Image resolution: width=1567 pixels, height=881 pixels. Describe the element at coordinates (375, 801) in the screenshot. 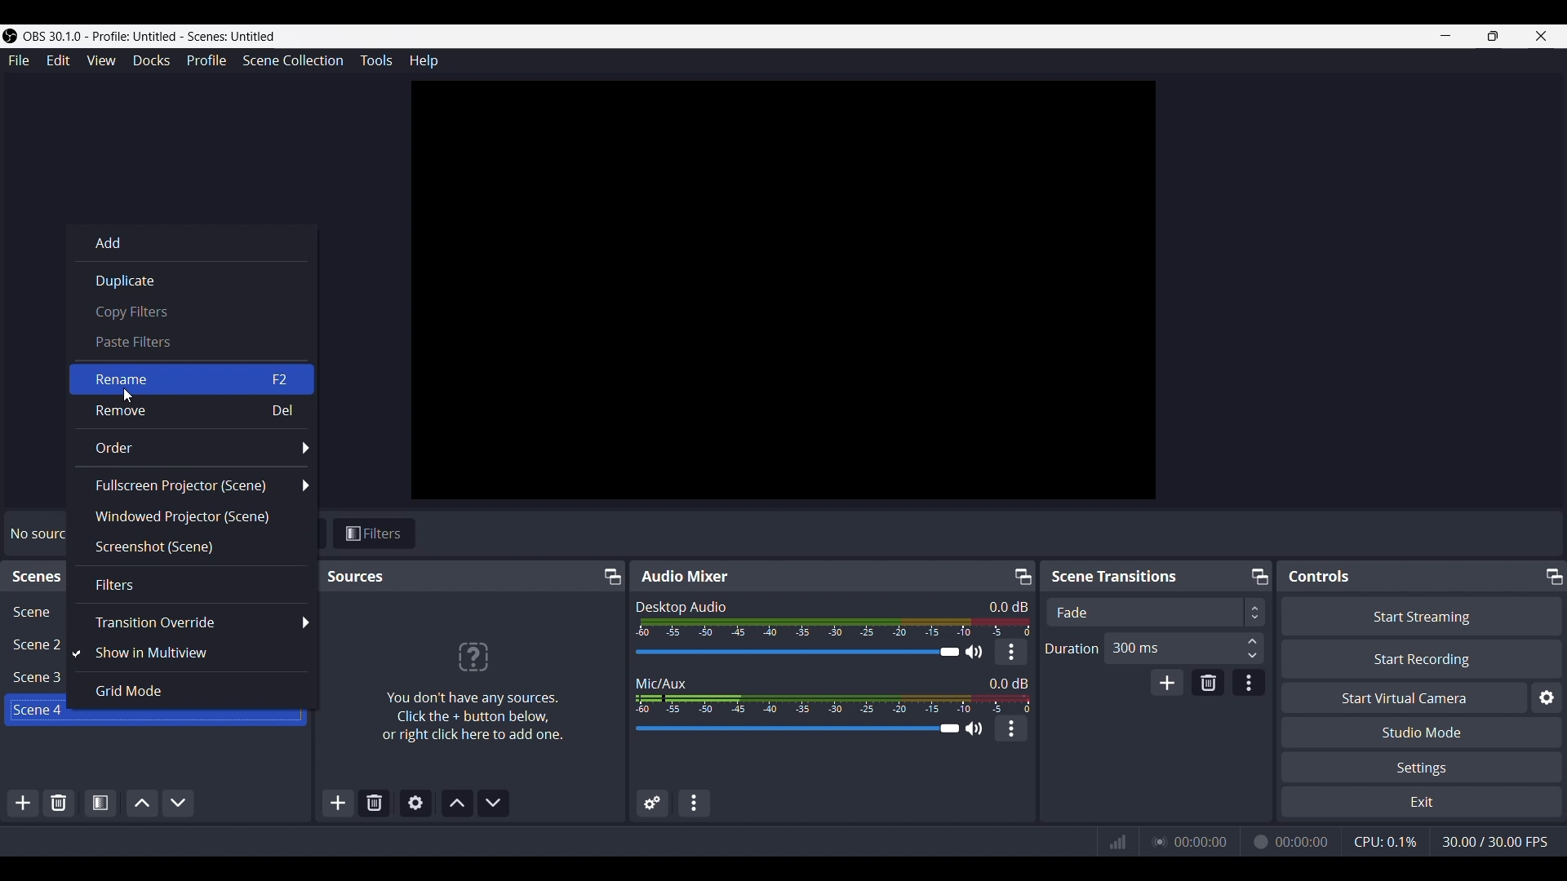

I see `Remove selected scene(s)` at that location.